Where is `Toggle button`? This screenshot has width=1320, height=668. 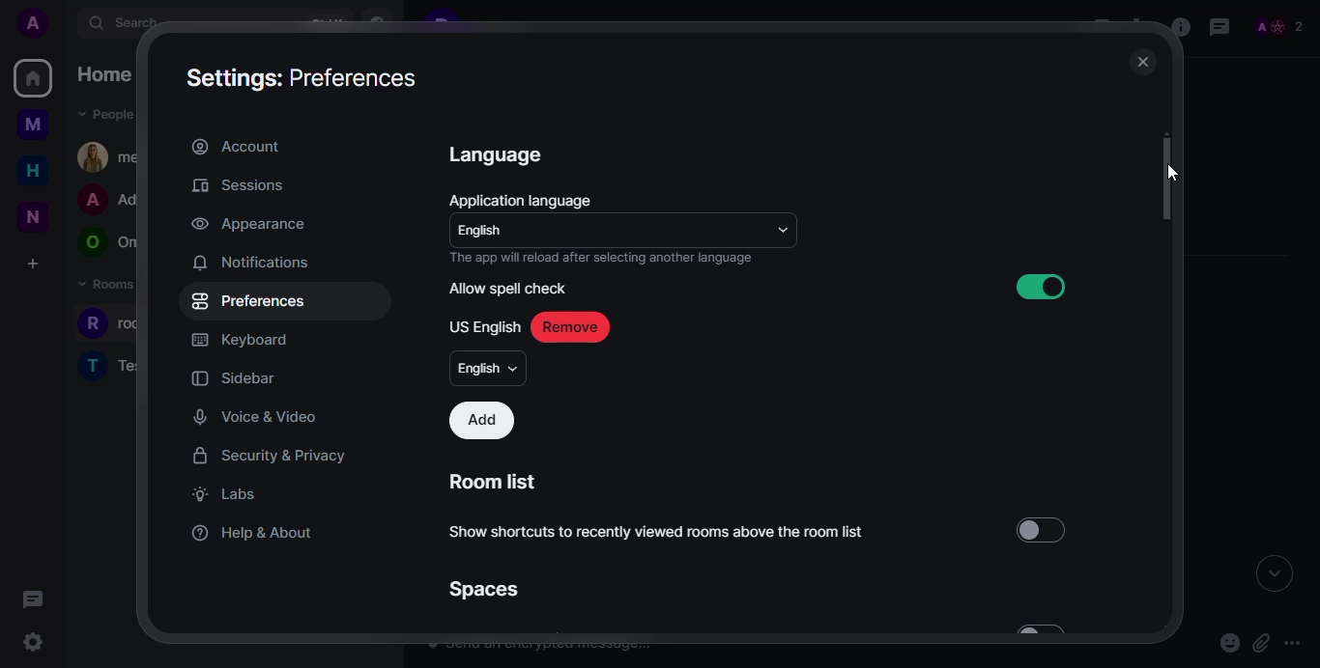 Toggle button is located at coordinates (1063, 630).